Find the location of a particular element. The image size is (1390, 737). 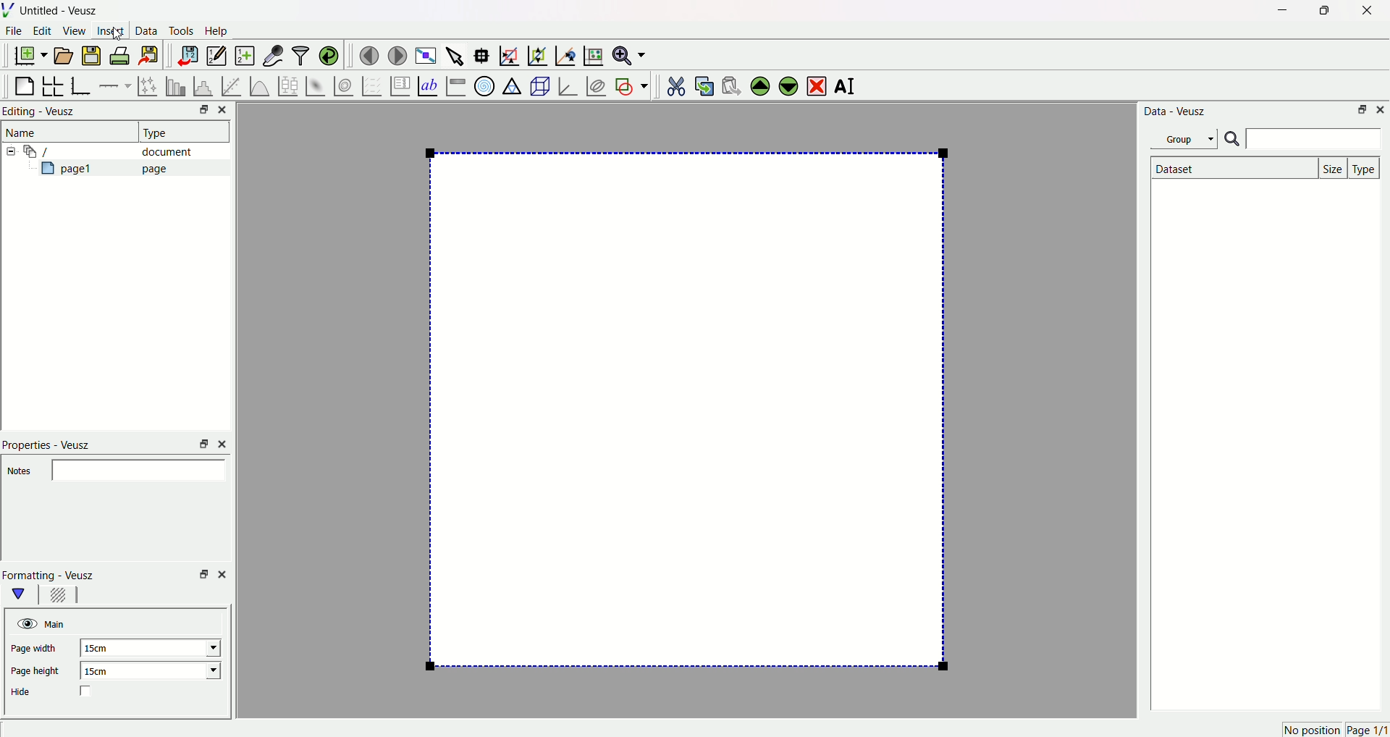

move to next page is located at coordinates (398, 54).